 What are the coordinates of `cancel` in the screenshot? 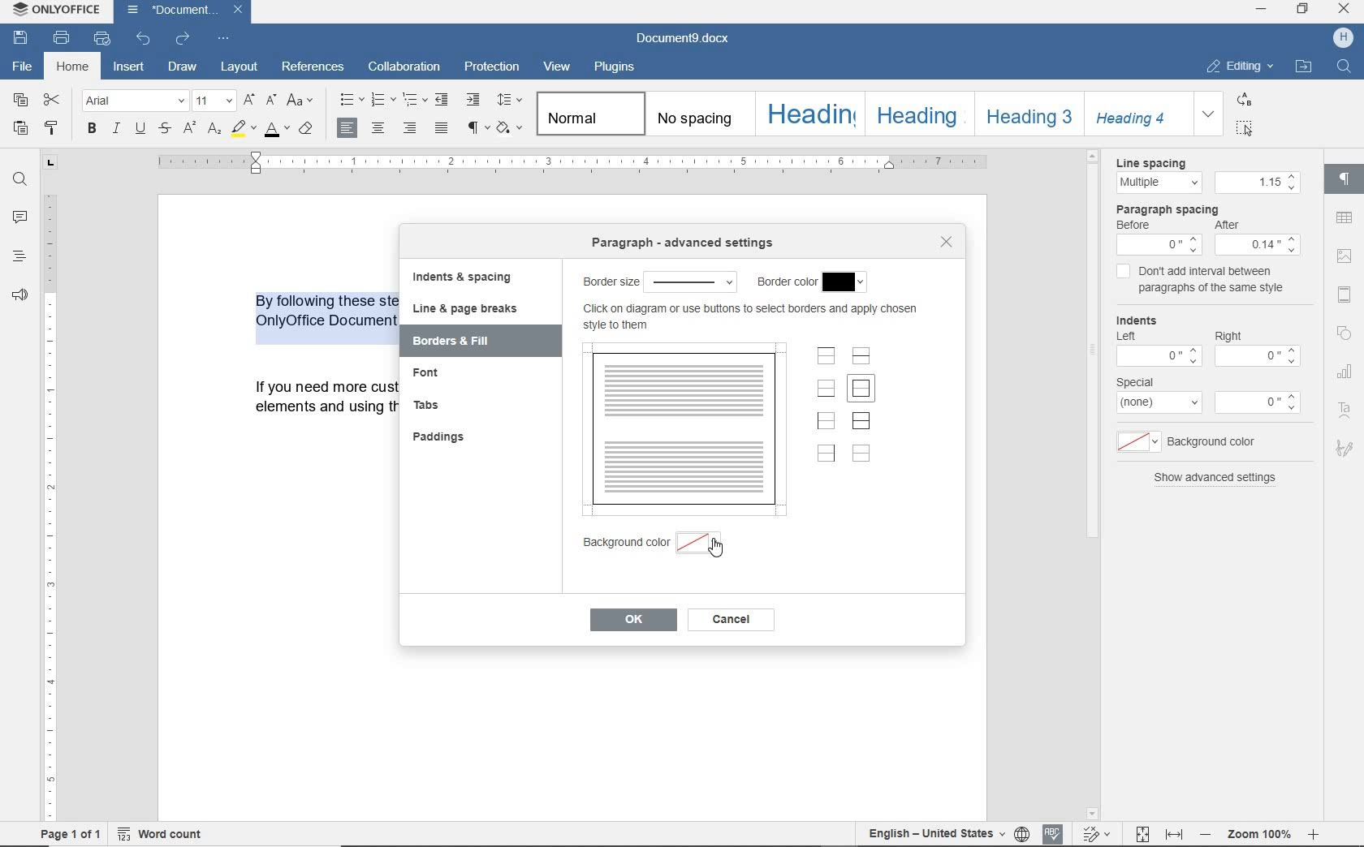 It's located at (732, 619).